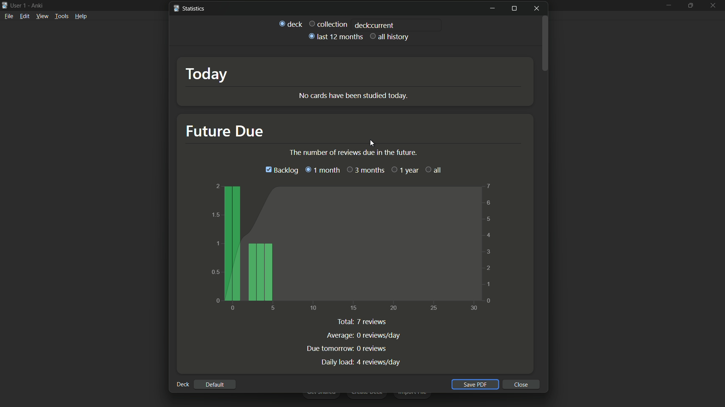  What do you see at coordinates (182, 384) in the screenshot?
I see `deck` at bounding box center [182, 384].